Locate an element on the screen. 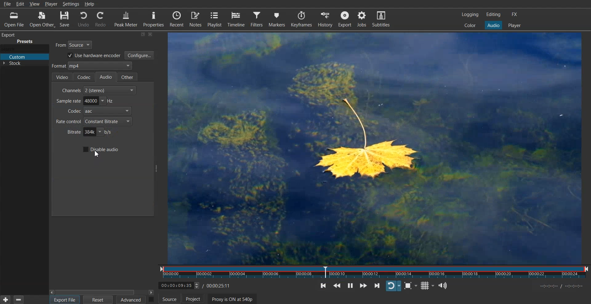 The height and width of the screenshot is (304, 591). Show the volume control is located at coordinates (444, 285).